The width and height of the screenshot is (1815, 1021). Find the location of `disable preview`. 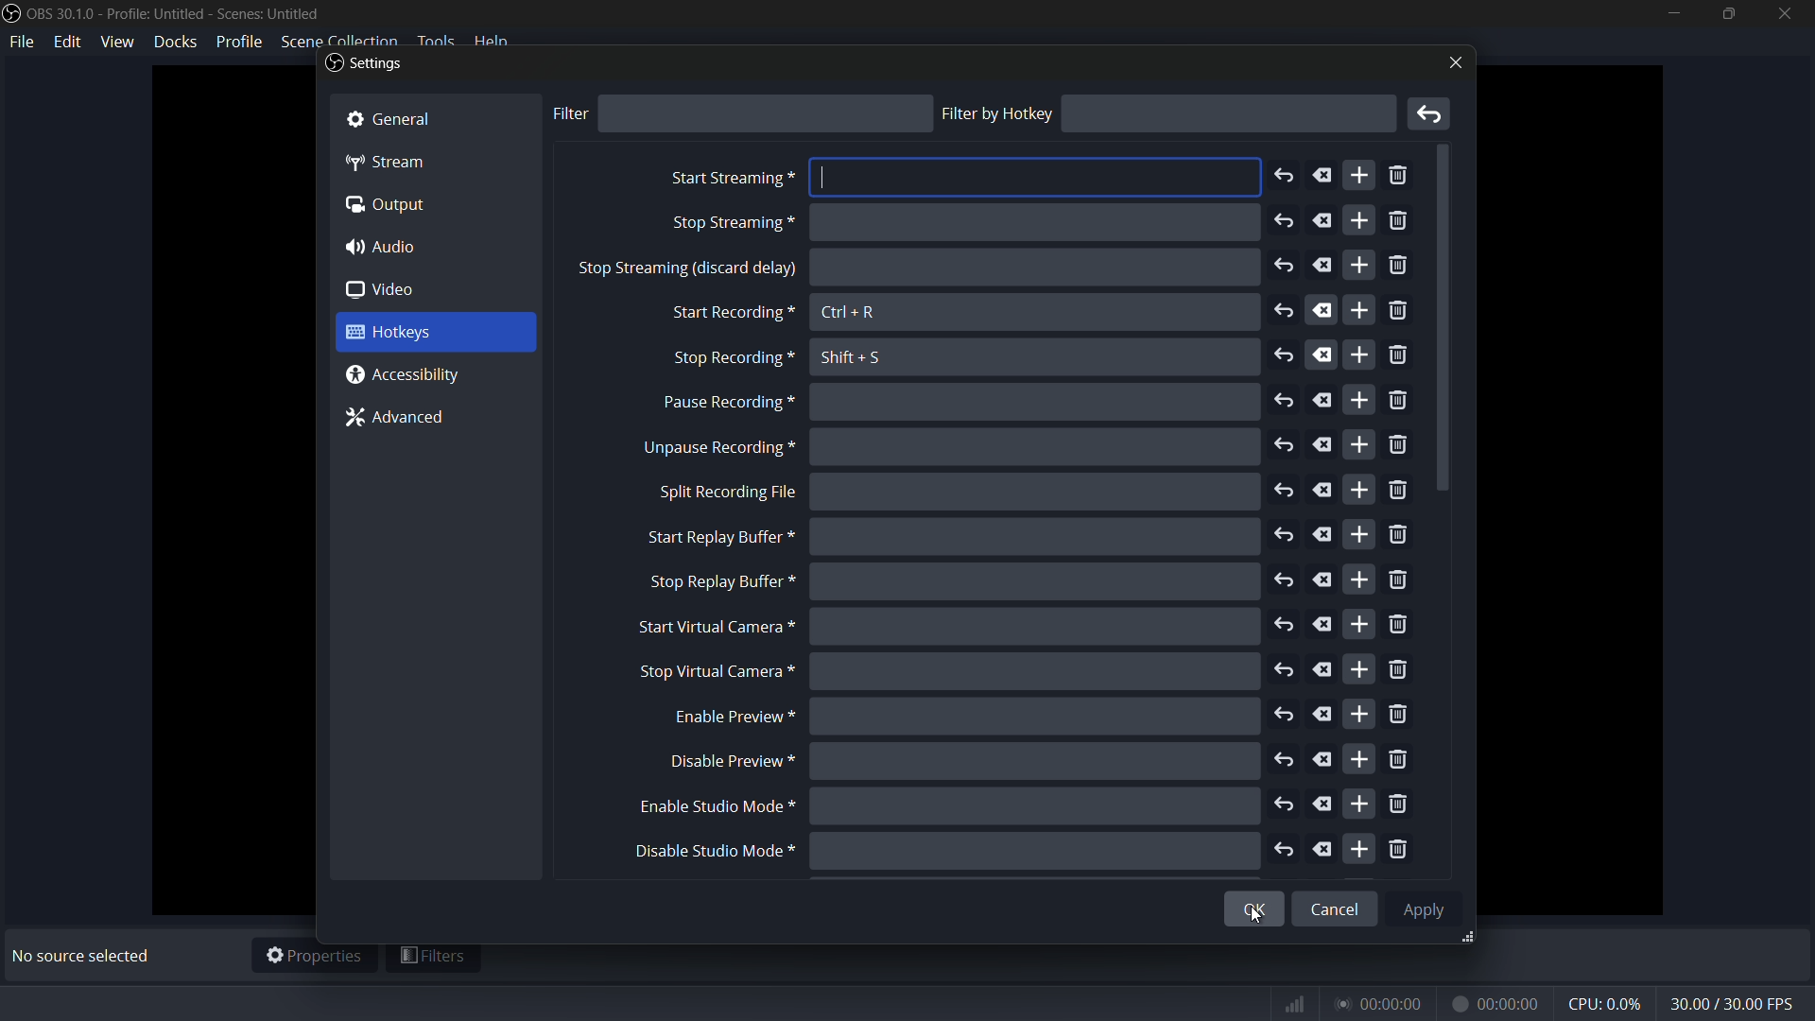

disable preview is located at coordinates (733, 761).